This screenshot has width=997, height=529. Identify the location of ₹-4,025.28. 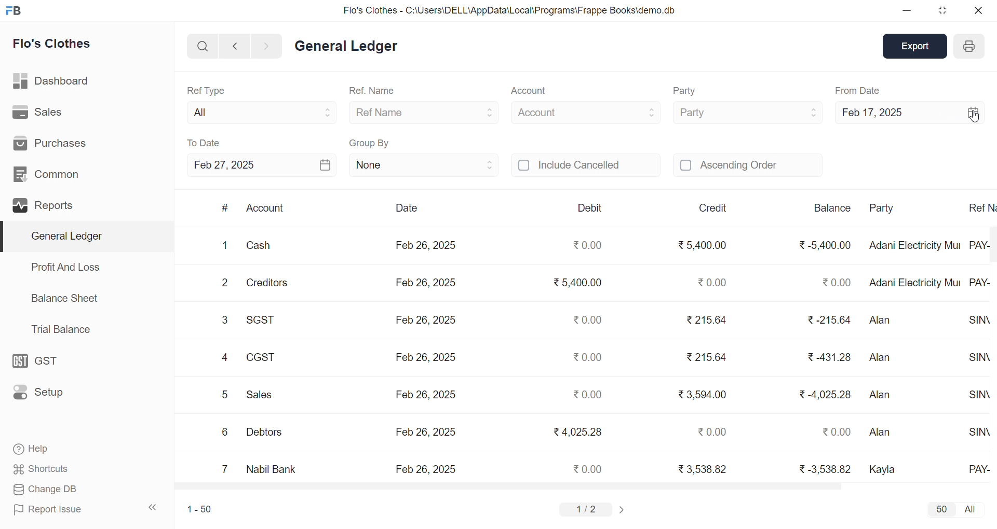
(825, 394).